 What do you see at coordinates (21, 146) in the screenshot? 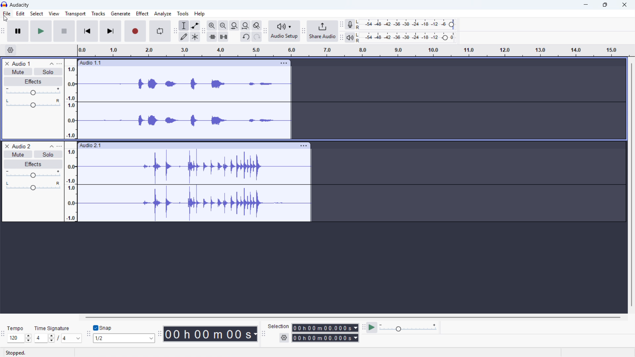
I see `Audio 2` at bounding box center [21, 146].